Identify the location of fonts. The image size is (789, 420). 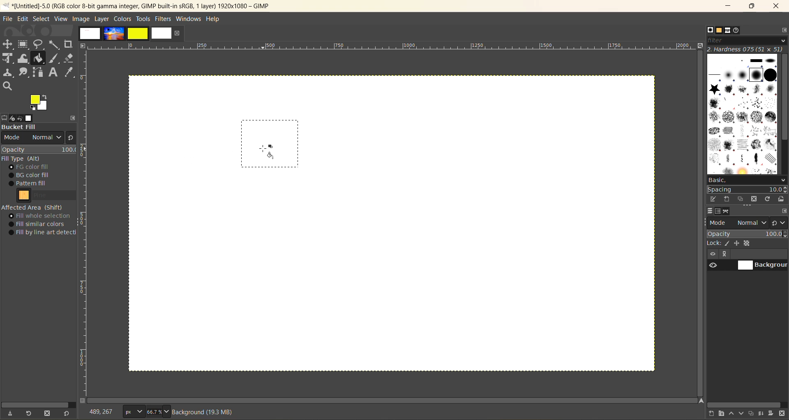
(729, 30).